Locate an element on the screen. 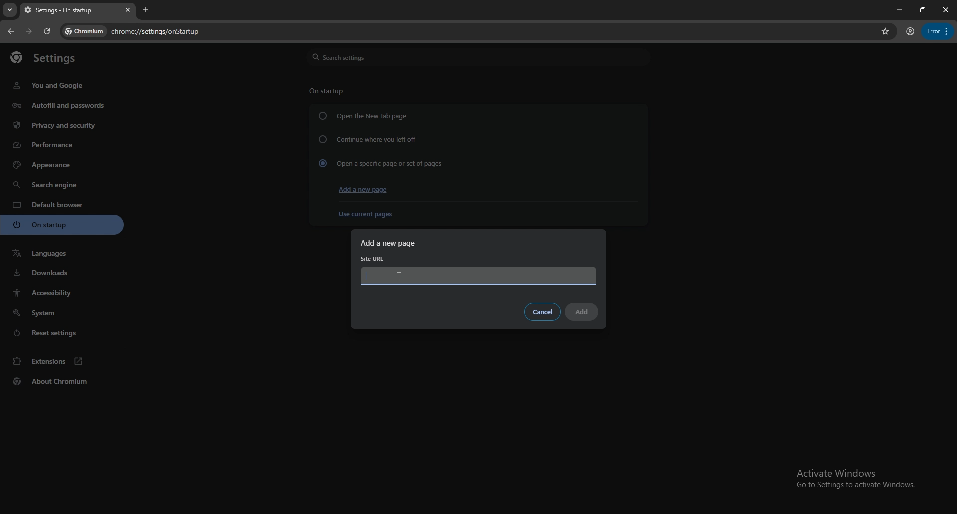 This screenshot has width=957, height=514. cancel is located at coordinates (543, 312).